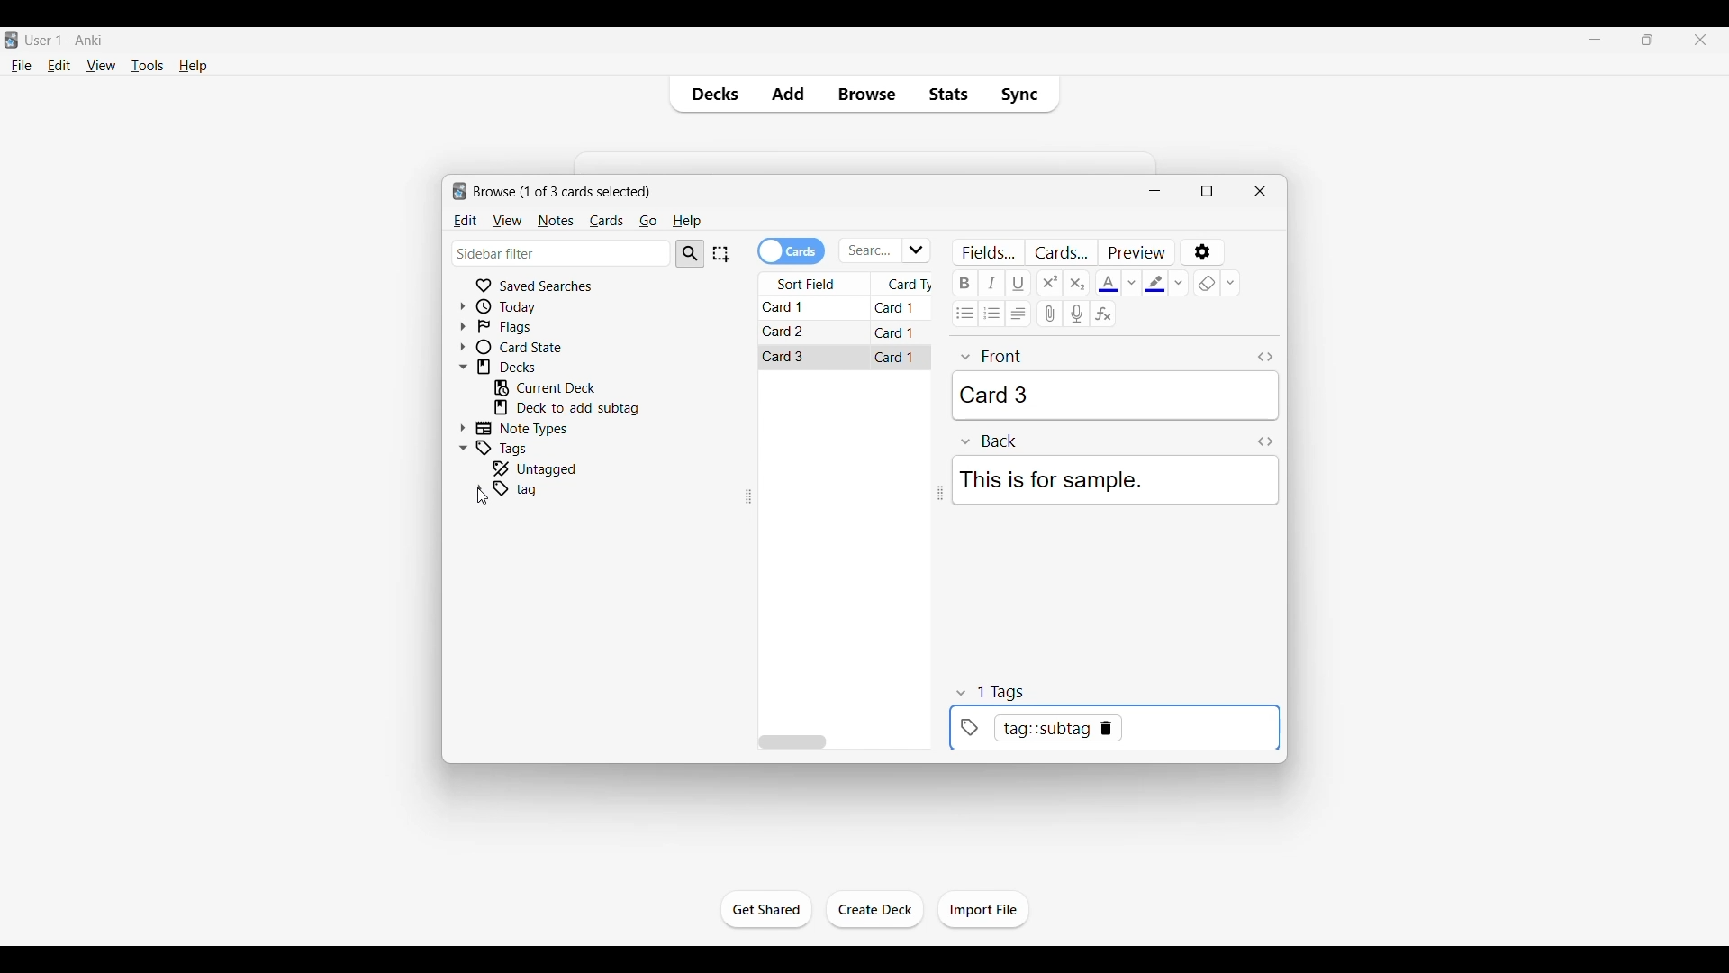  I want to click on User 1 - Anki, so click(65, 39).